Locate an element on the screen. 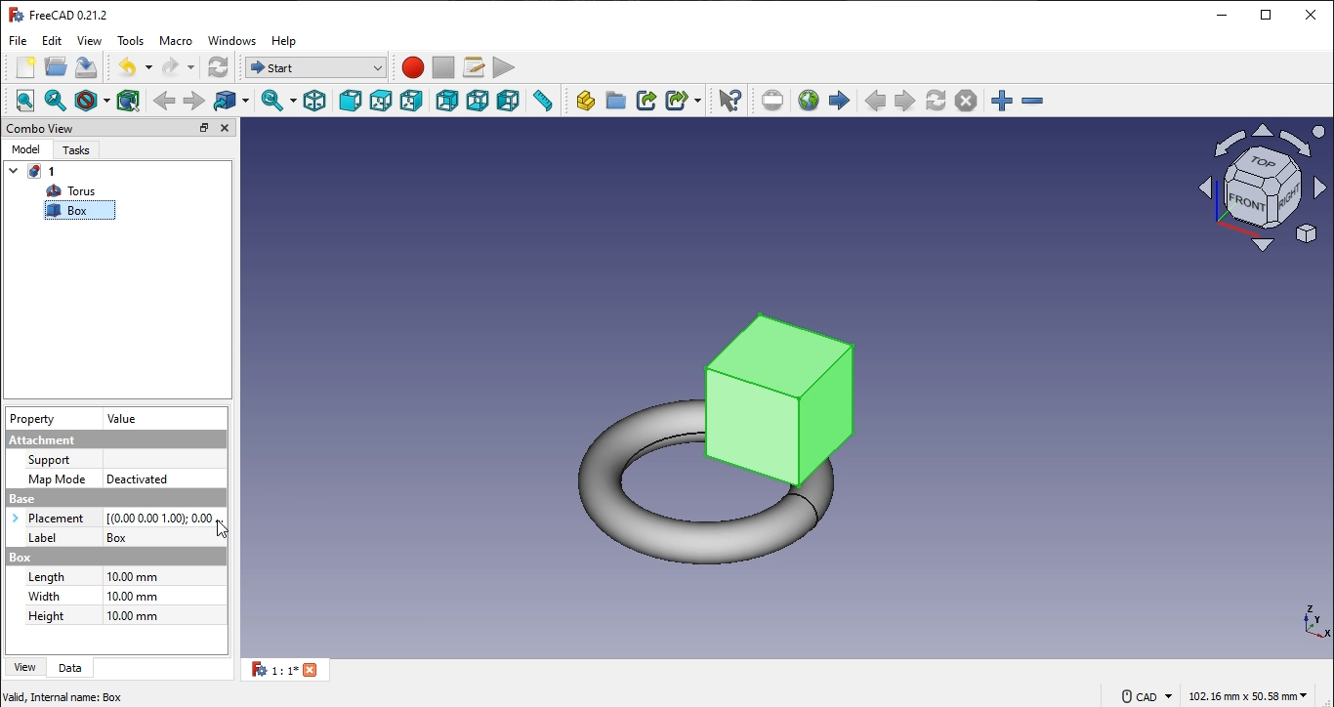  stop macro recording is located at coordinates (442, 68).